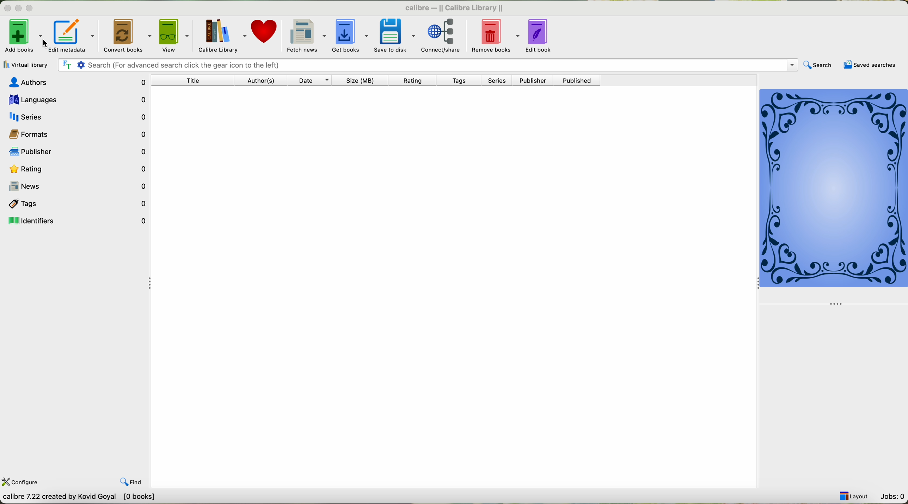 Image resolution: width=908 pixels, height=504 pixels. I want to click on cursor, so click(50, 44).